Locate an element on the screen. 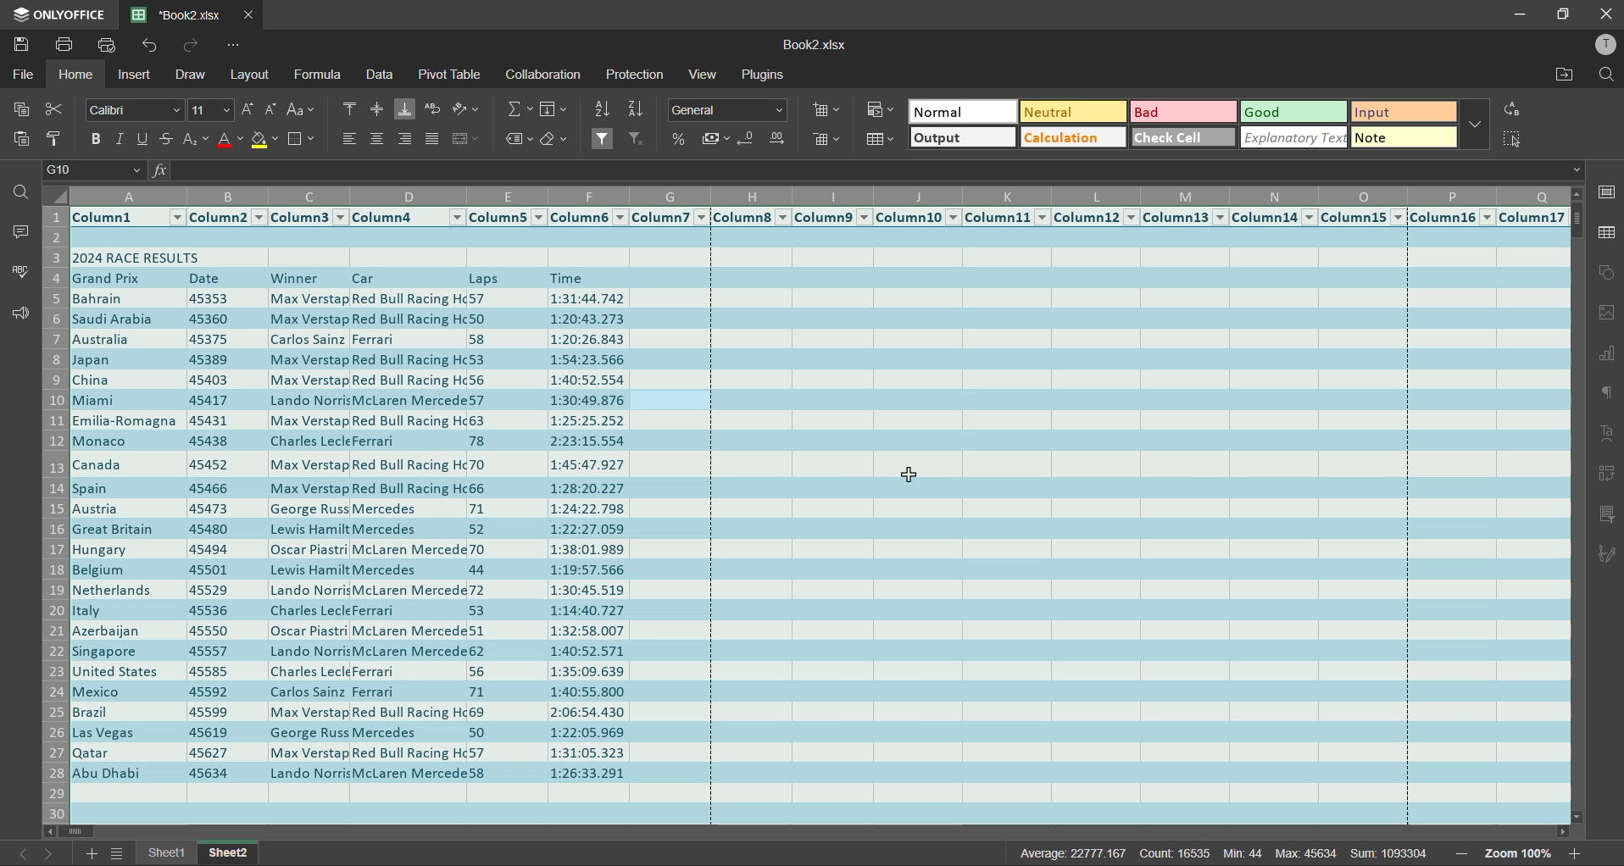  calculation is located at coordinates (1071, 138).